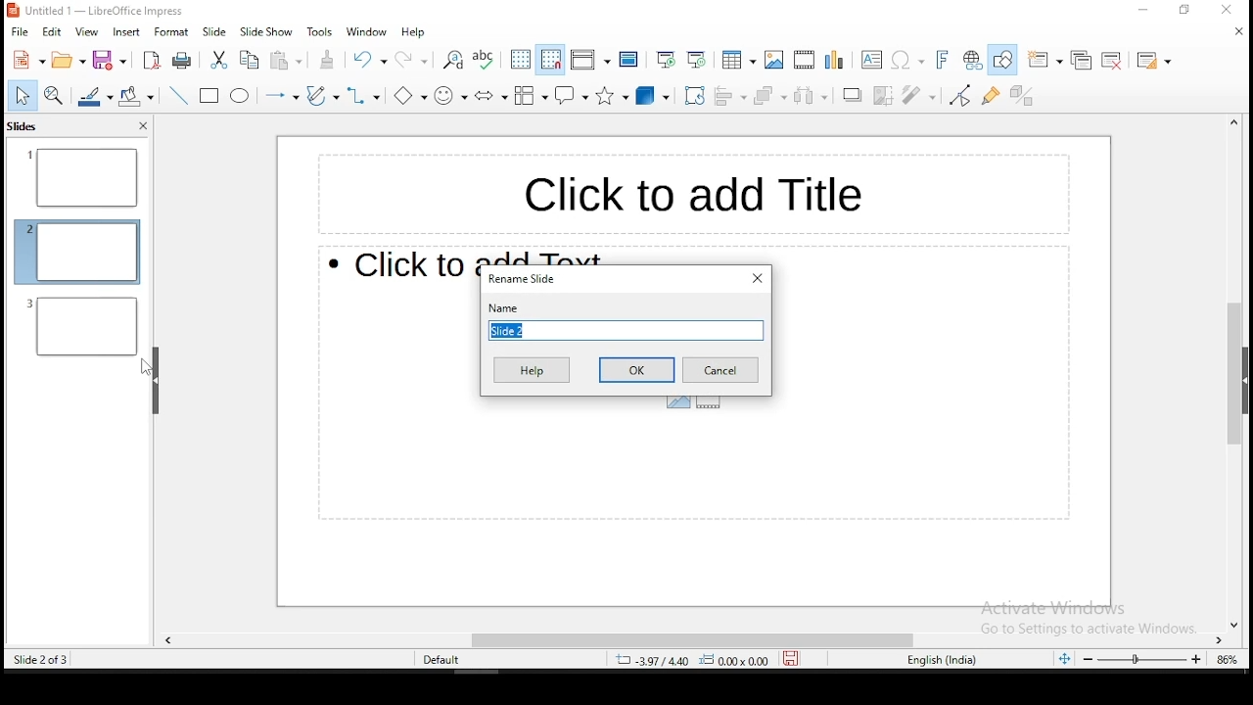 Image resolution: width=1253 pixels, height=705 pixels. What do you see at coordinates (1132, 14) in the screenshot?
I see `minimize` at bounding box center [1132, 14].